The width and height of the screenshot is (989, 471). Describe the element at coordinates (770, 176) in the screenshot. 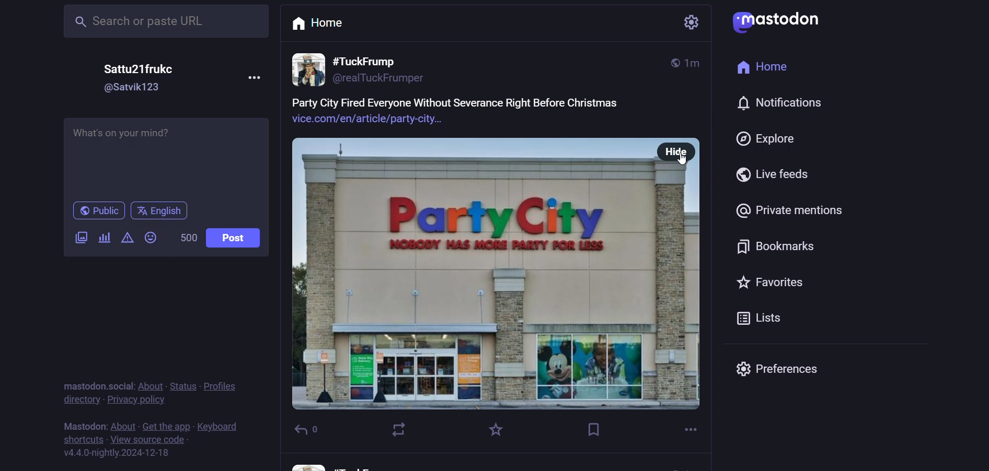

I see `Live feeds` at that location.